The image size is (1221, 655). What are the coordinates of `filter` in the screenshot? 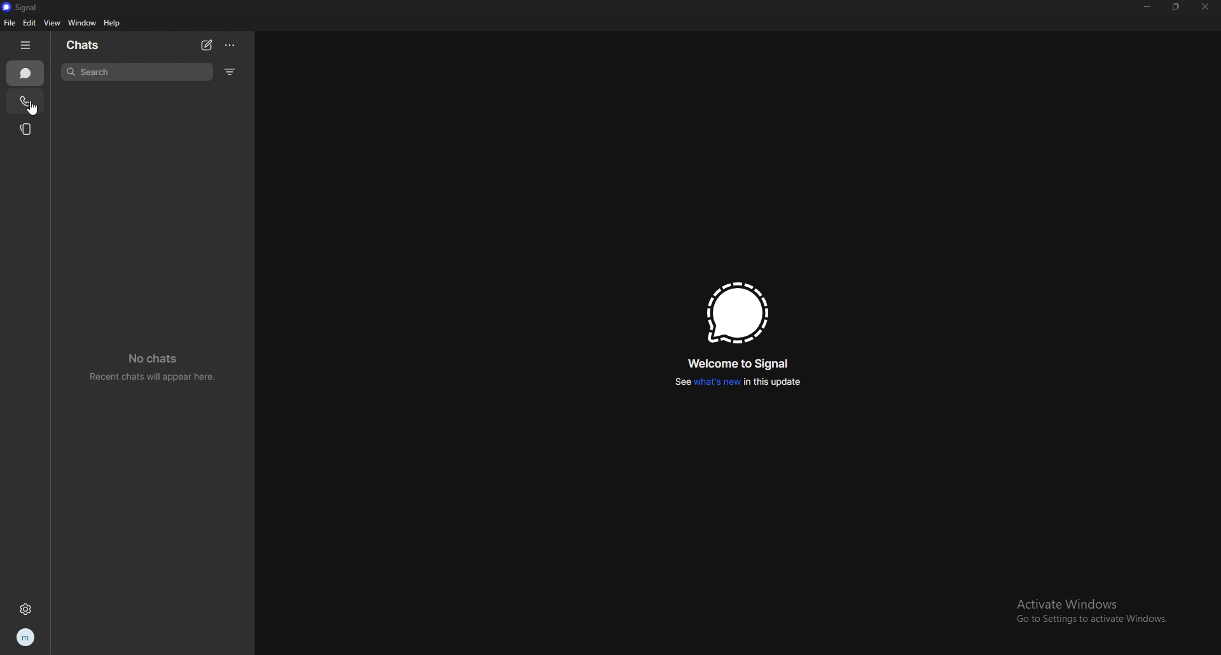 It's located at (231, 72).